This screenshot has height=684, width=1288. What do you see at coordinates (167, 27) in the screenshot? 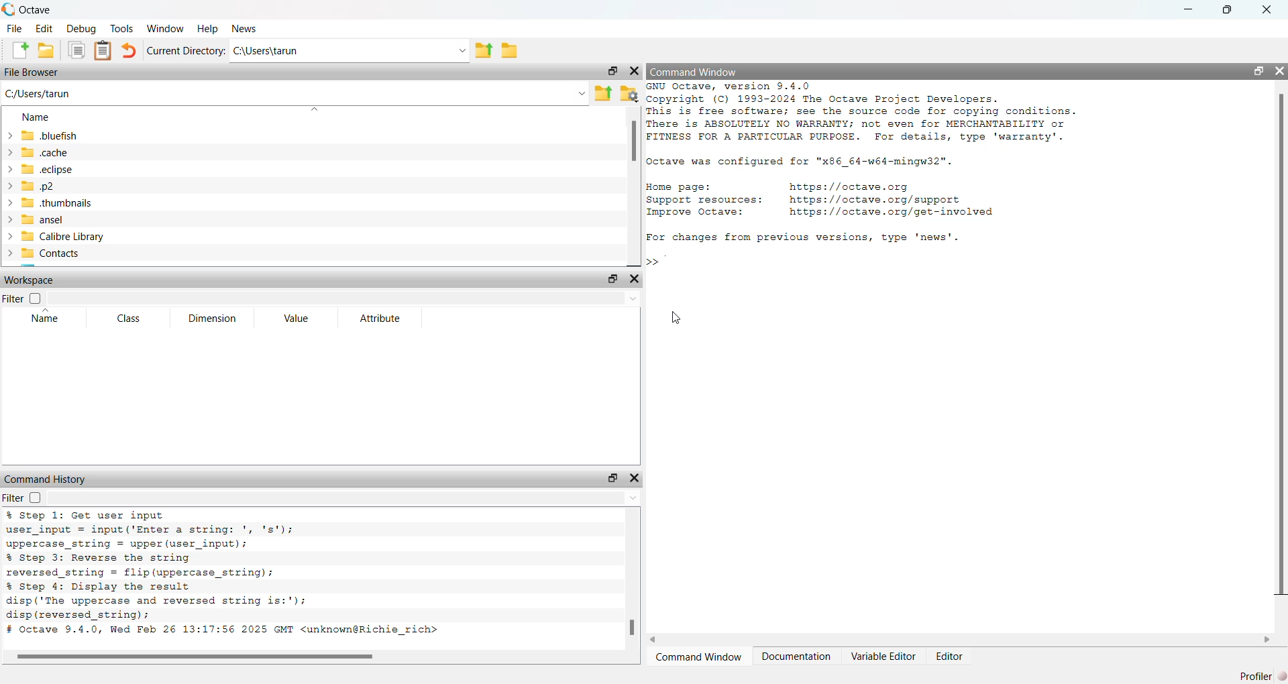
I see `window` at bounding box center [167, 27].